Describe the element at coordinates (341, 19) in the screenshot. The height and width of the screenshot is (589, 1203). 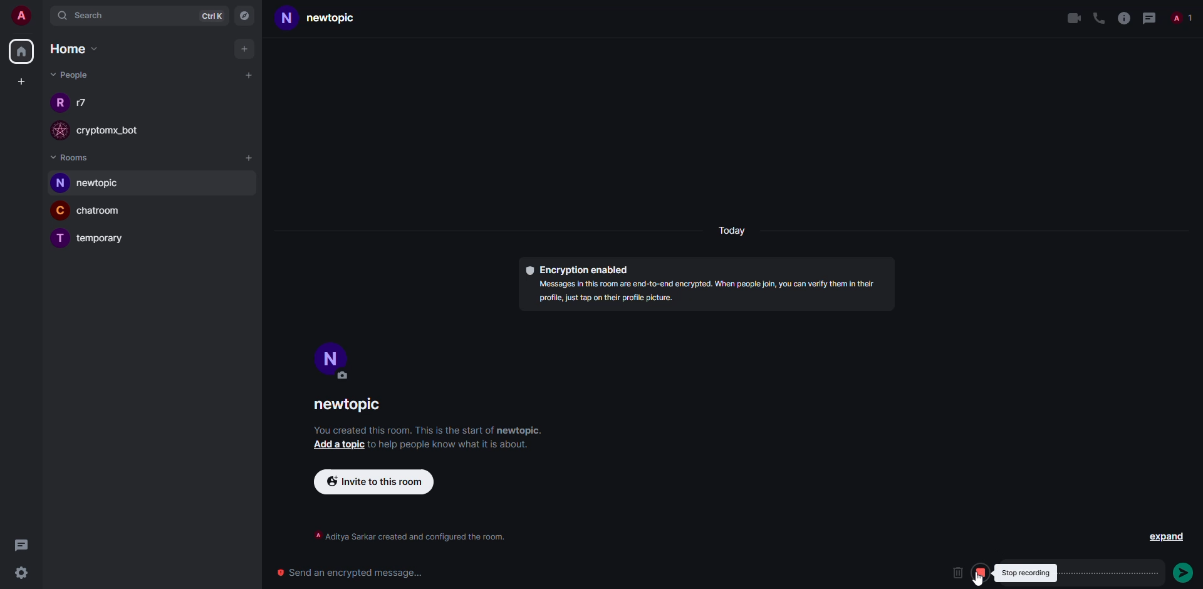
I see `room` at that location.